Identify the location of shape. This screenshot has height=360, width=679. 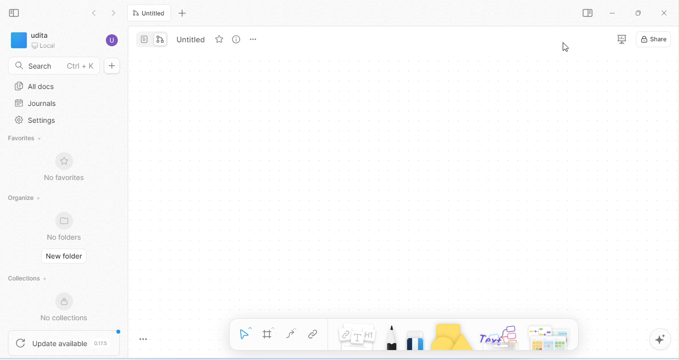
(454, 337).